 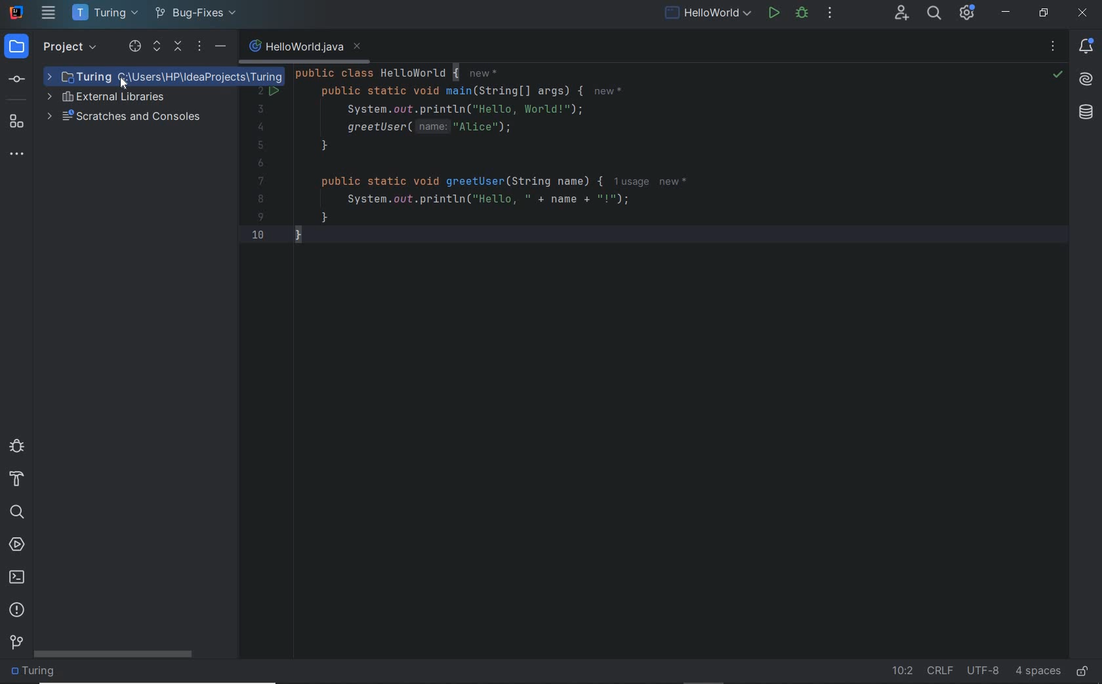 I want to click on notifications, so click(x=1087, y=47).